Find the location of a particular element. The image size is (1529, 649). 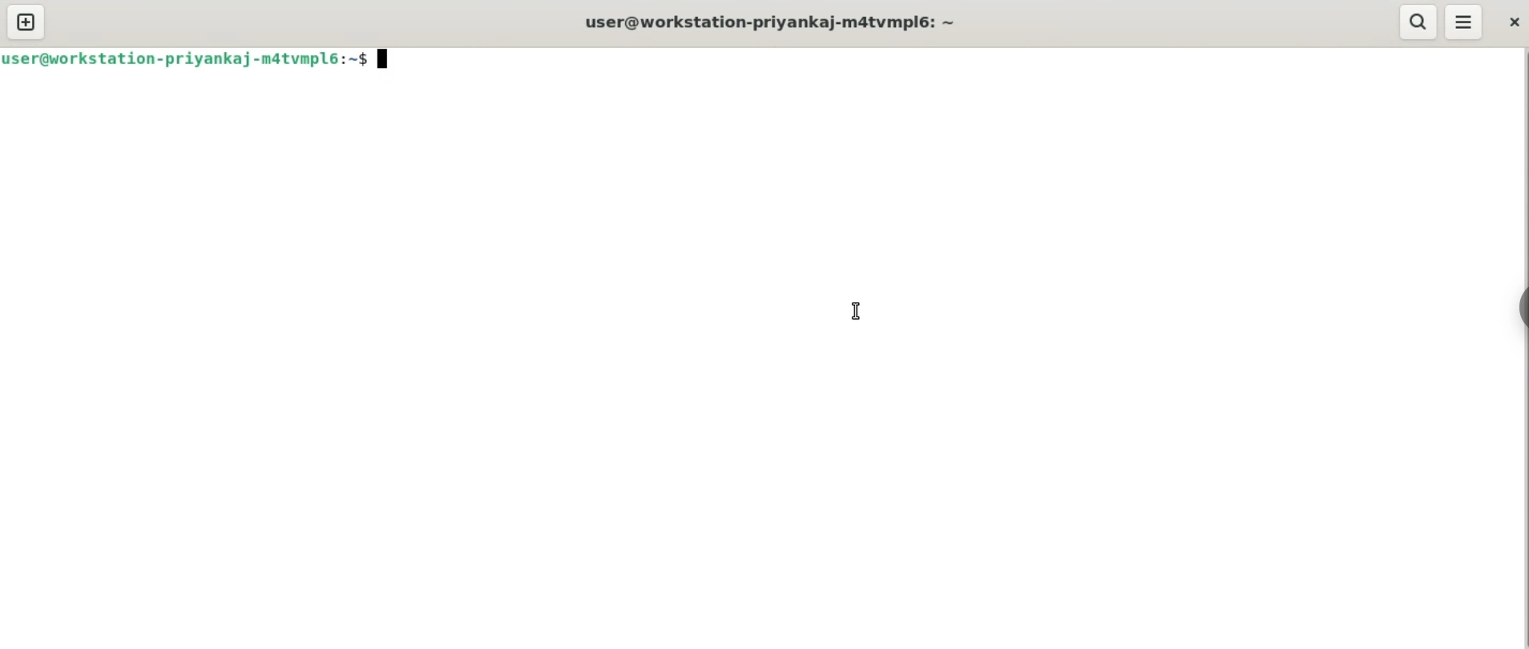

cursor is located at coordinates (854, 311).